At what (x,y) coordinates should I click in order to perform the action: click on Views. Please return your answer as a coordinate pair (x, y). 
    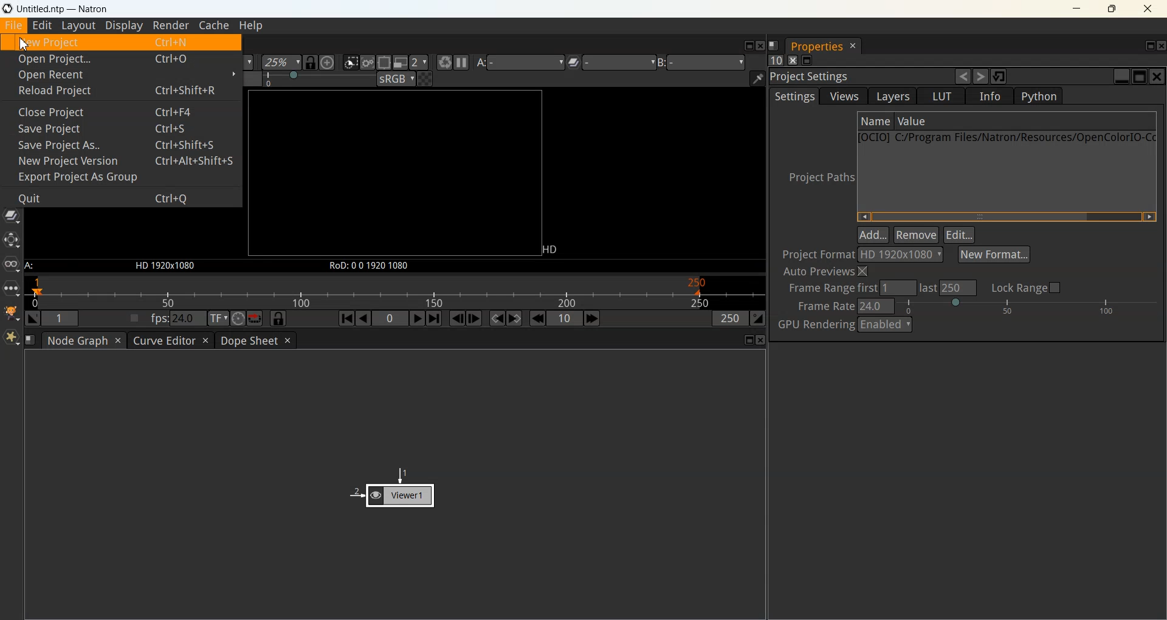
    Looking at the image, I should click on (842, 96).